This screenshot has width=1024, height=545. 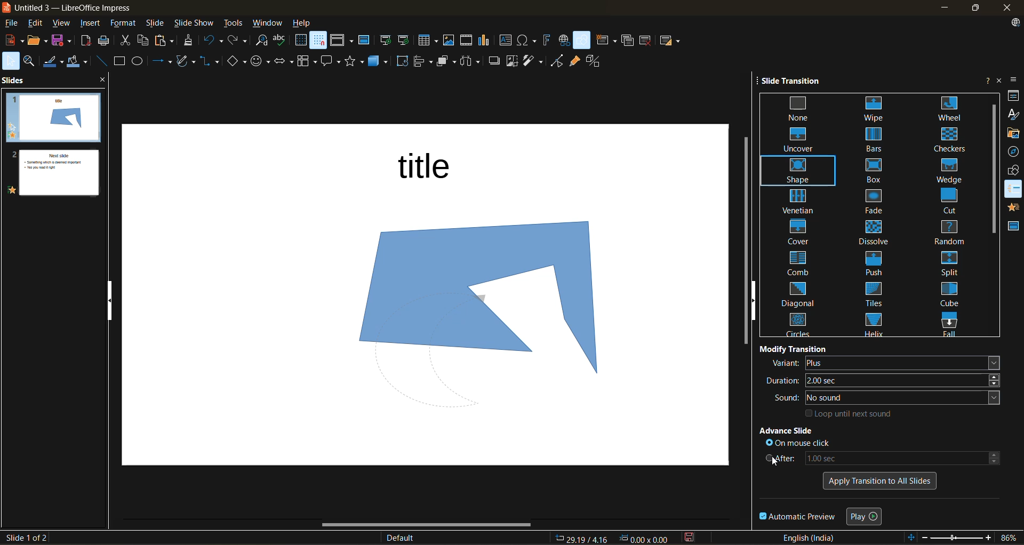 What do you see at coordinates (64, 42) in the screenshot?
I see `save` at bounding box center [64, 42].